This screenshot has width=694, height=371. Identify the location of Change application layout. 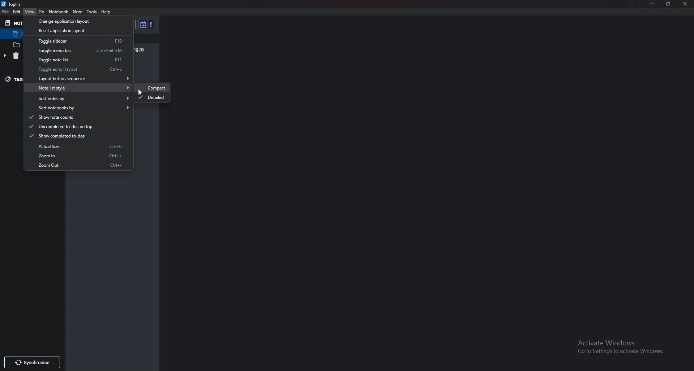
(76, 21).